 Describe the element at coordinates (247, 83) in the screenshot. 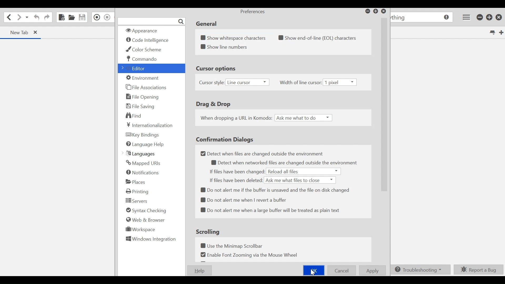

I see `Line cursor ` at that location.